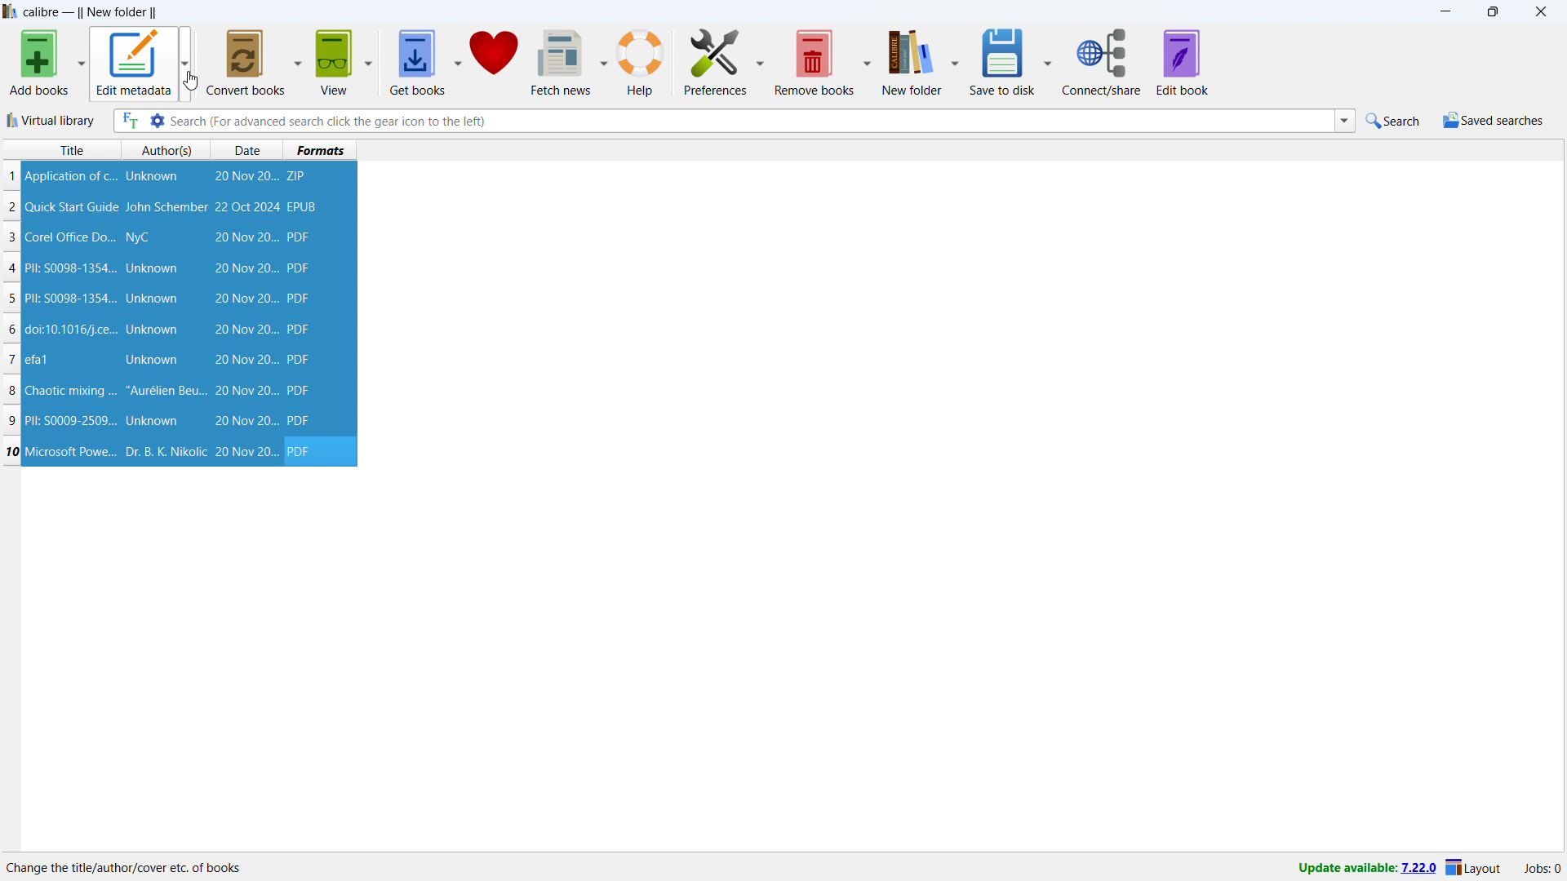 This screenshot has width=1567, height=881. Describe the element at coordinates (15, 421) in the screenshot. I see `9` at that location.